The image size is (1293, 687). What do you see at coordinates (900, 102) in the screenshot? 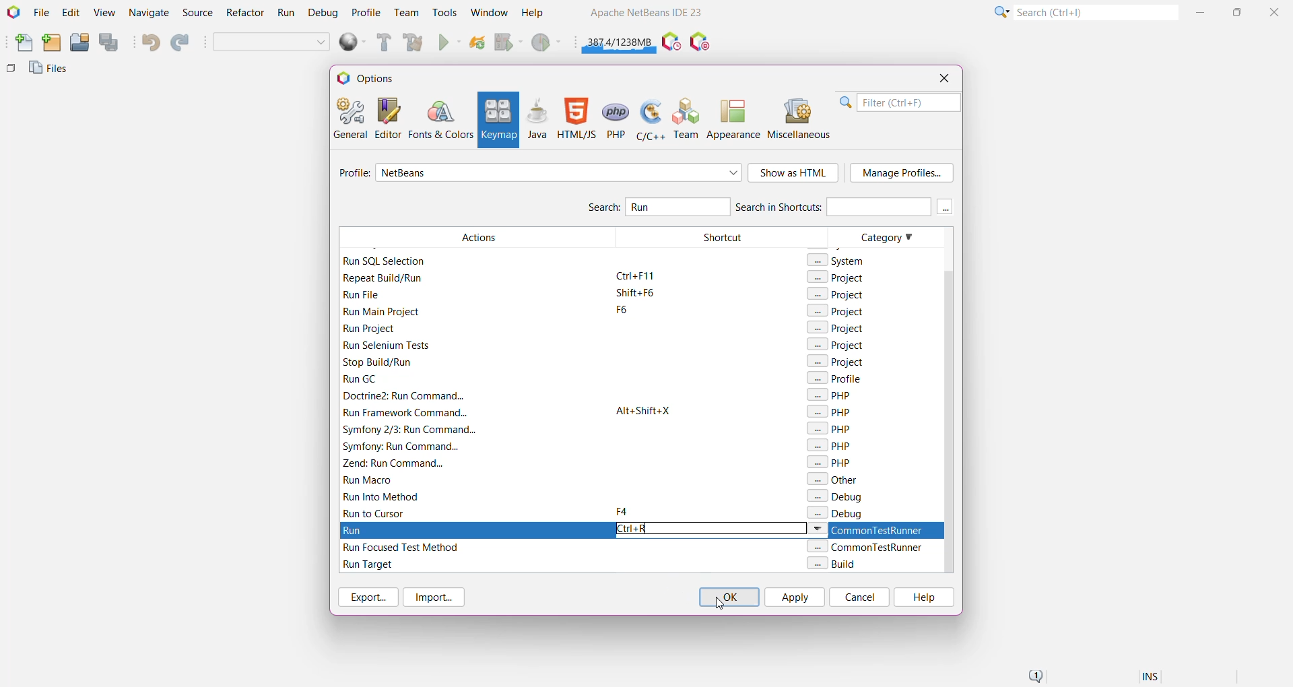
I see `Filter` at bounding box center [900, 102].